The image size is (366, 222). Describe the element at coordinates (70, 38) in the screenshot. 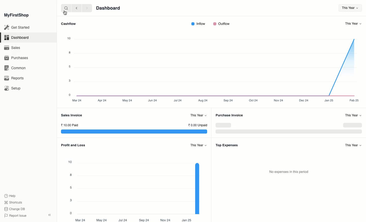

I see `10` at that location.